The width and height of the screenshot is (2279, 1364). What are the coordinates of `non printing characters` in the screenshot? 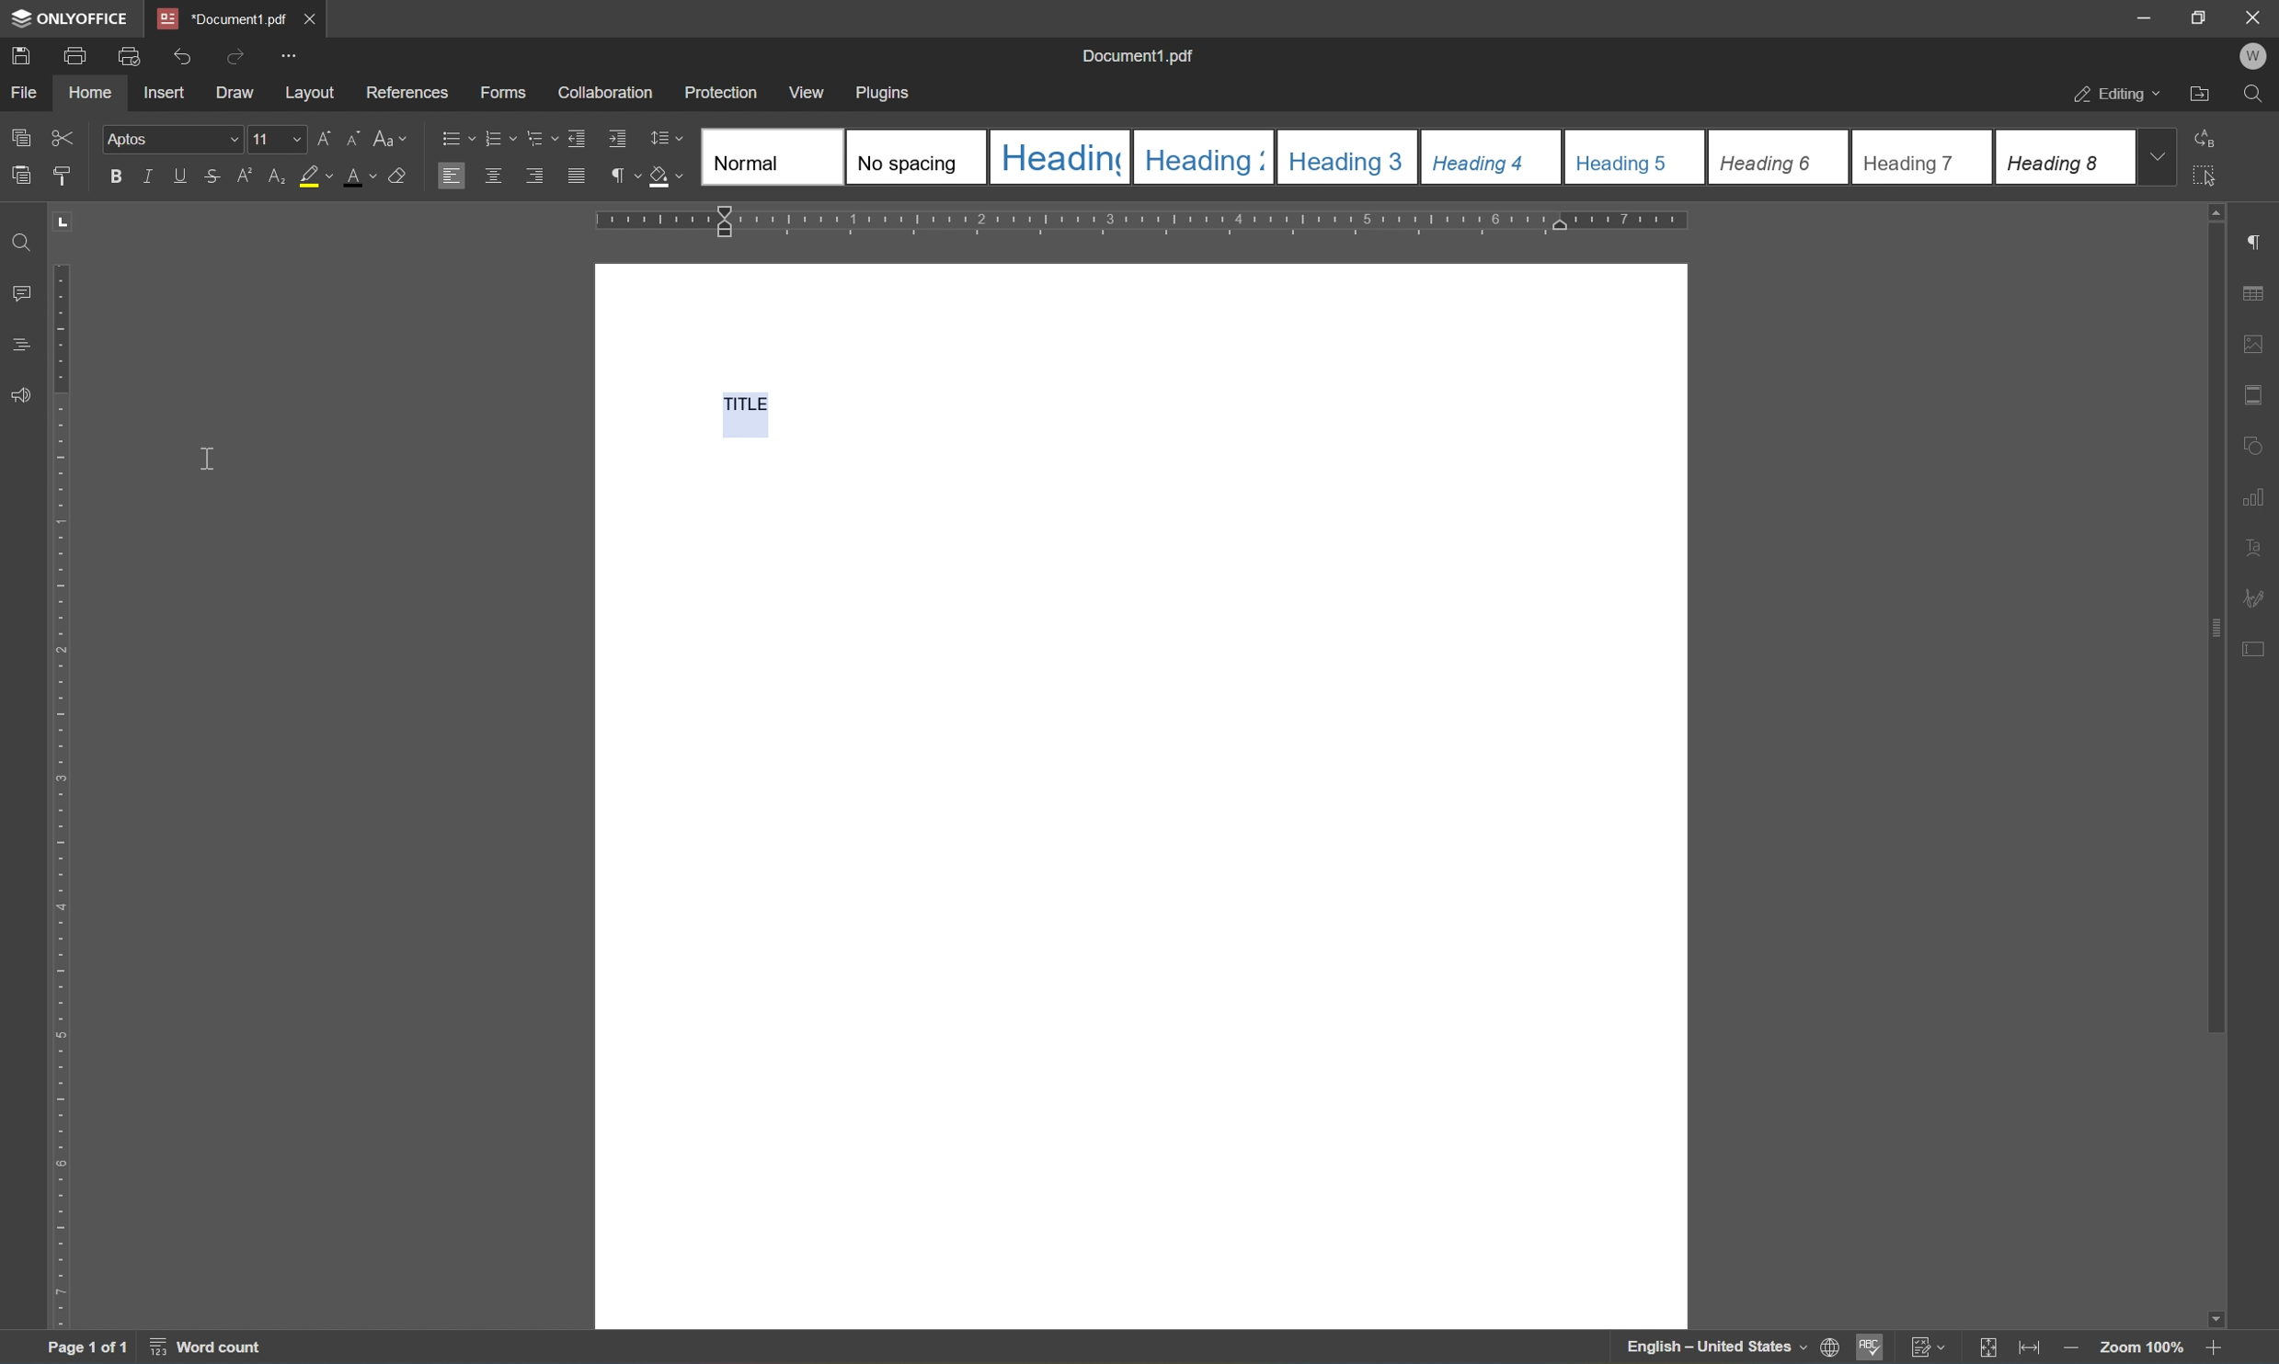 It's located at (624, 177).